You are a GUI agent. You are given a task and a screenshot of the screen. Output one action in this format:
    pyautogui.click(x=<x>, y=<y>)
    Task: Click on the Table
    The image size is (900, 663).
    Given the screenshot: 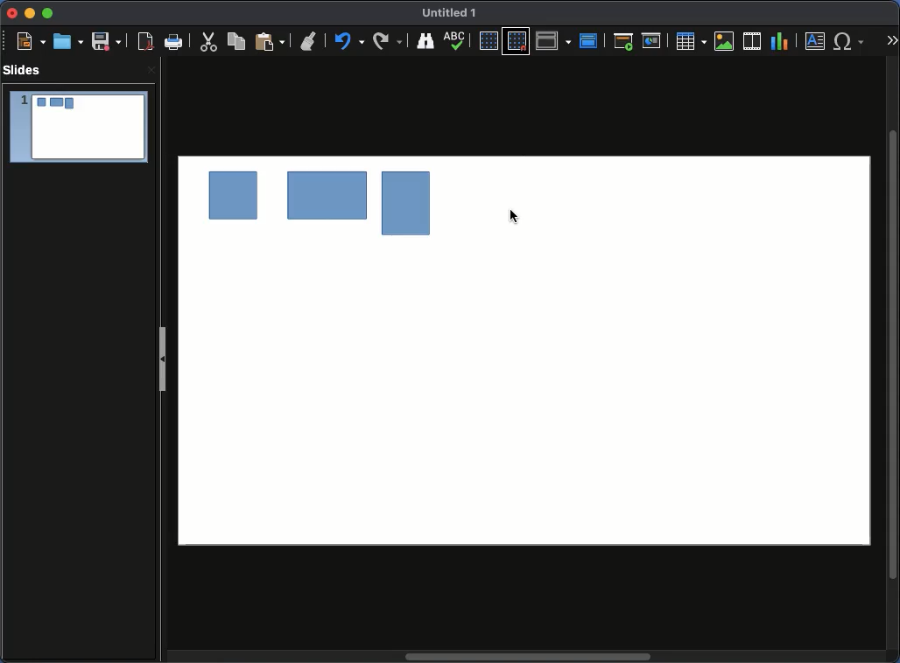 What is the action you would take?
    pyautogui.click(x=692, y=41)
    